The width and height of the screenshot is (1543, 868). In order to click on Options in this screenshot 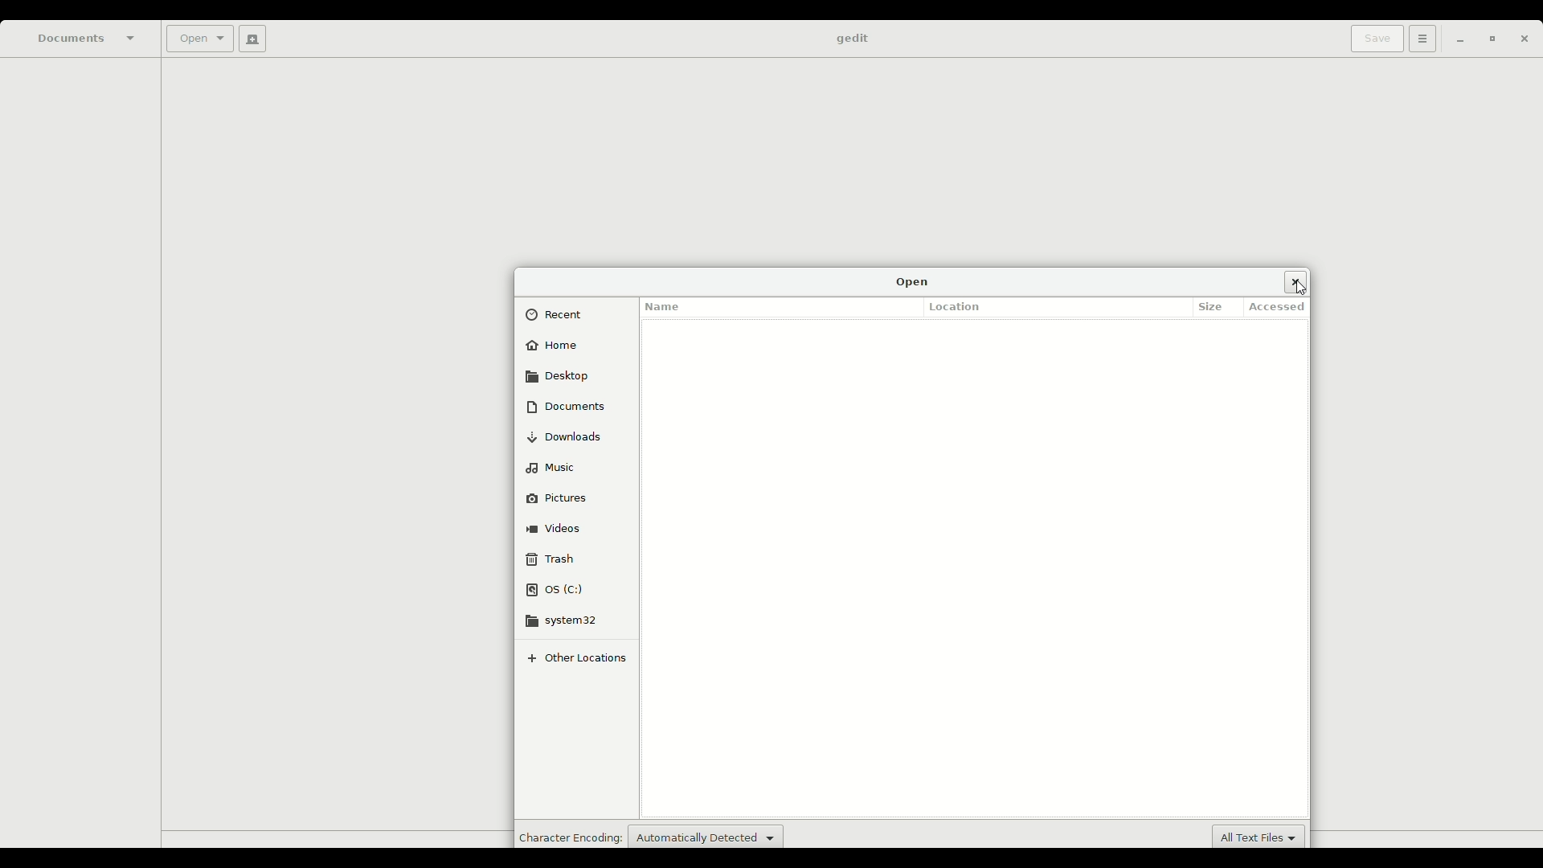, I will do `click(1420, 39)`.